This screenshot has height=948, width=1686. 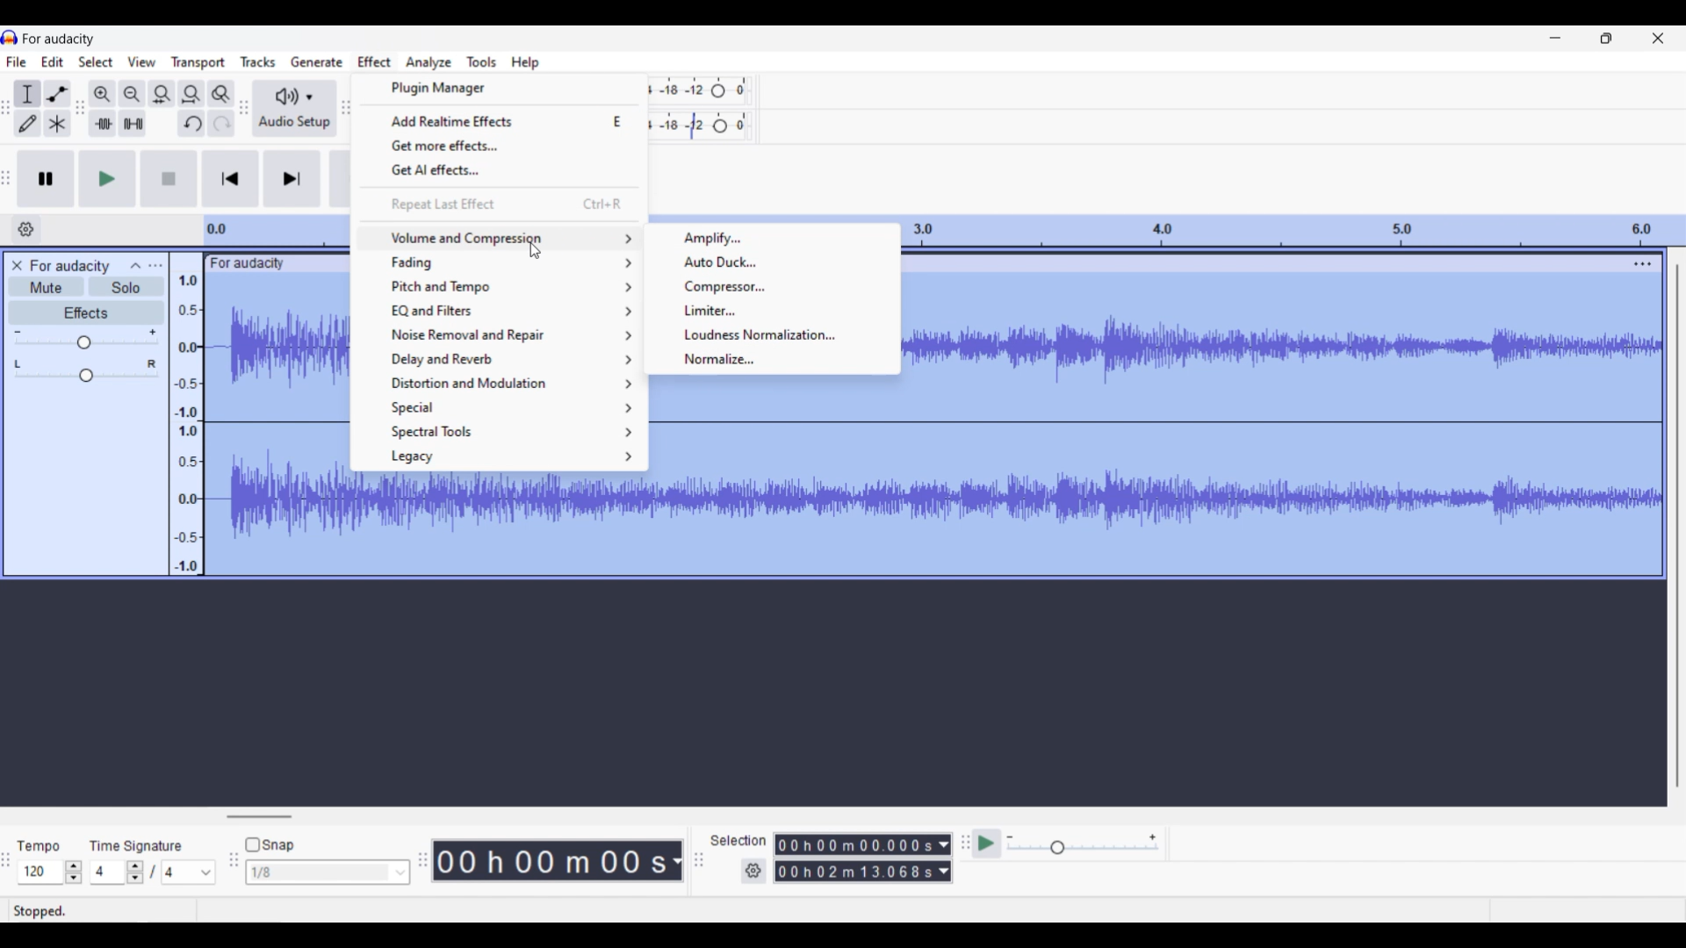 What do you see at coordinates (27, 124) in the screenshot?
I see `Draw tool` at bounding box center [27, 124].